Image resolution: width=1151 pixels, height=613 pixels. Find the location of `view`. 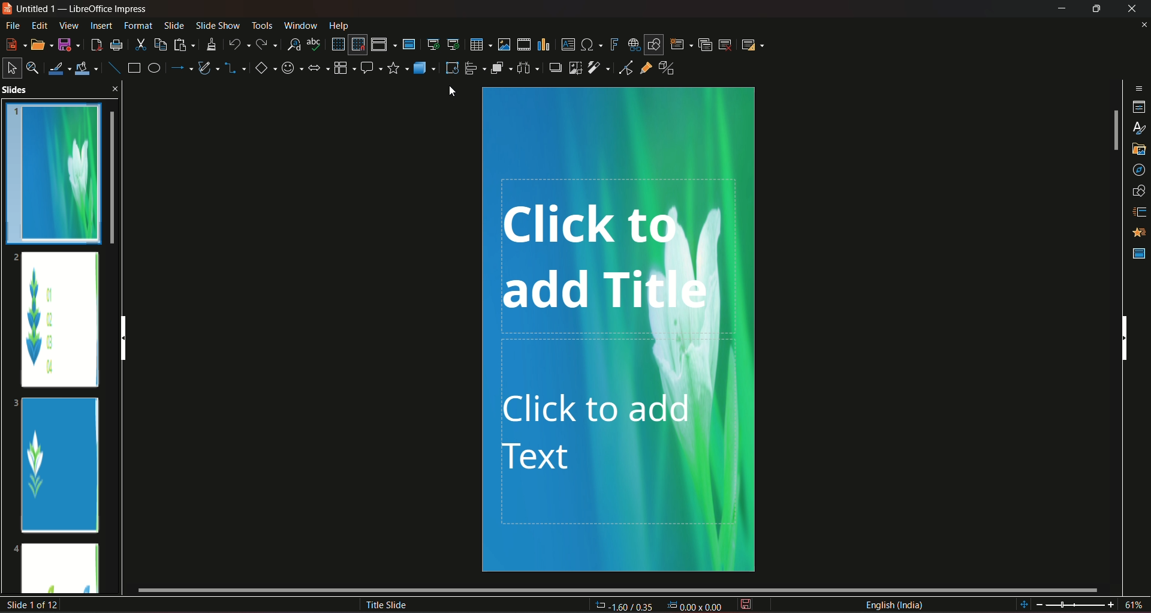

view is located at coordinates (67, 26).